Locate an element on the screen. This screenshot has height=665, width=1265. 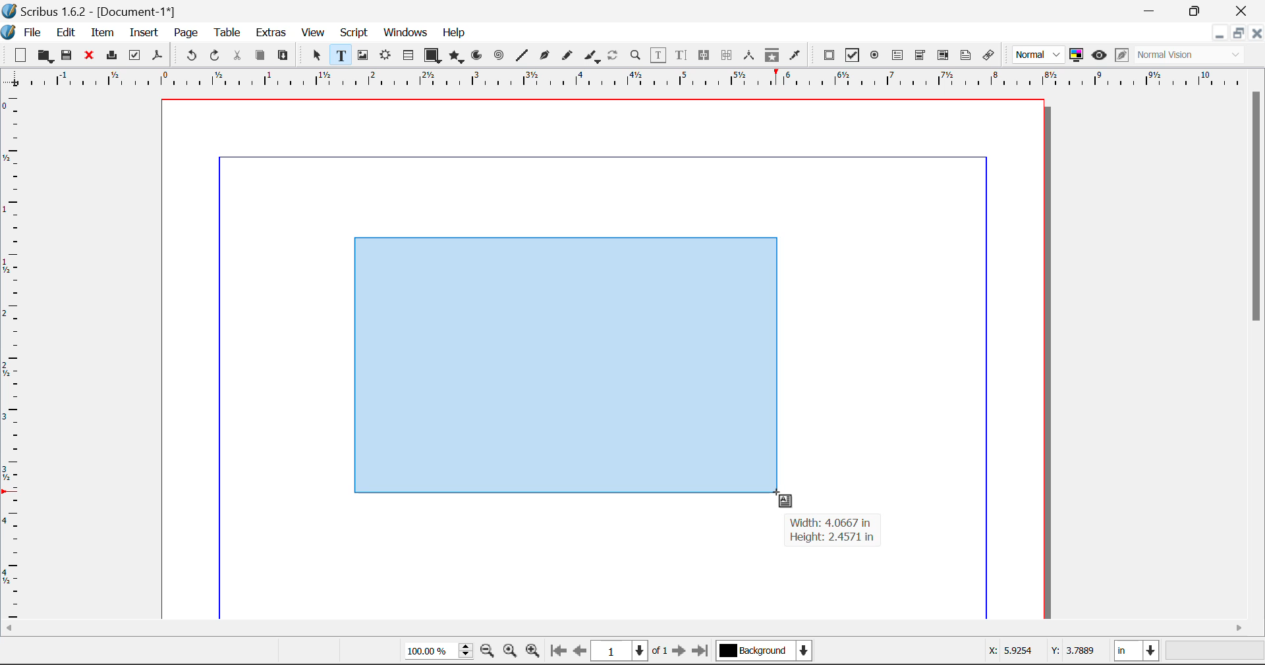
Save as Pdf is located at coordinates (157, 56).